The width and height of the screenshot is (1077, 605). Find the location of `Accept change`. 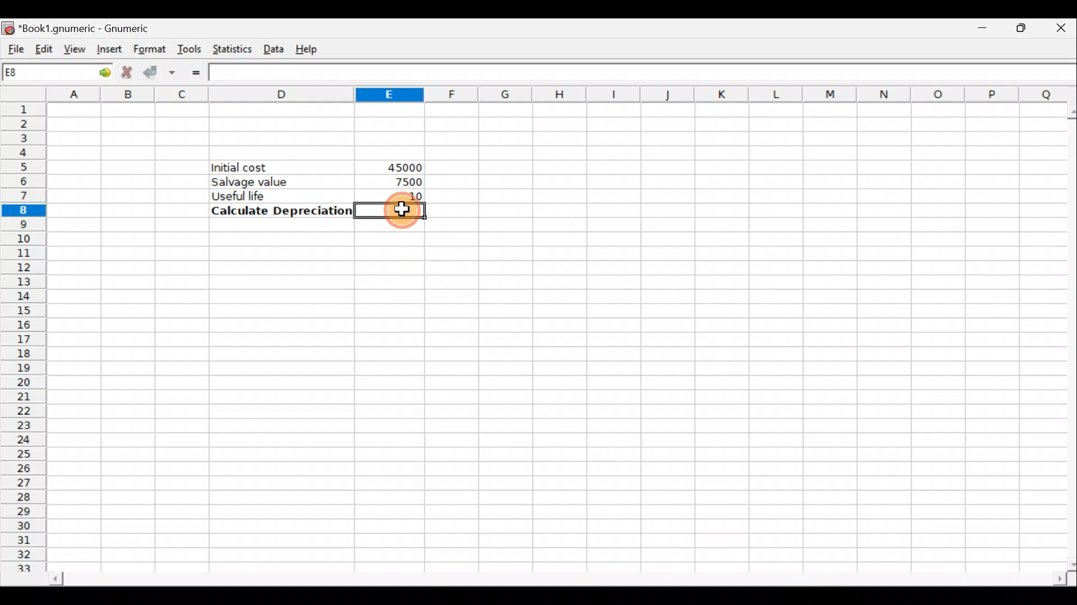

Accept change is located at coordinates (162, 71).